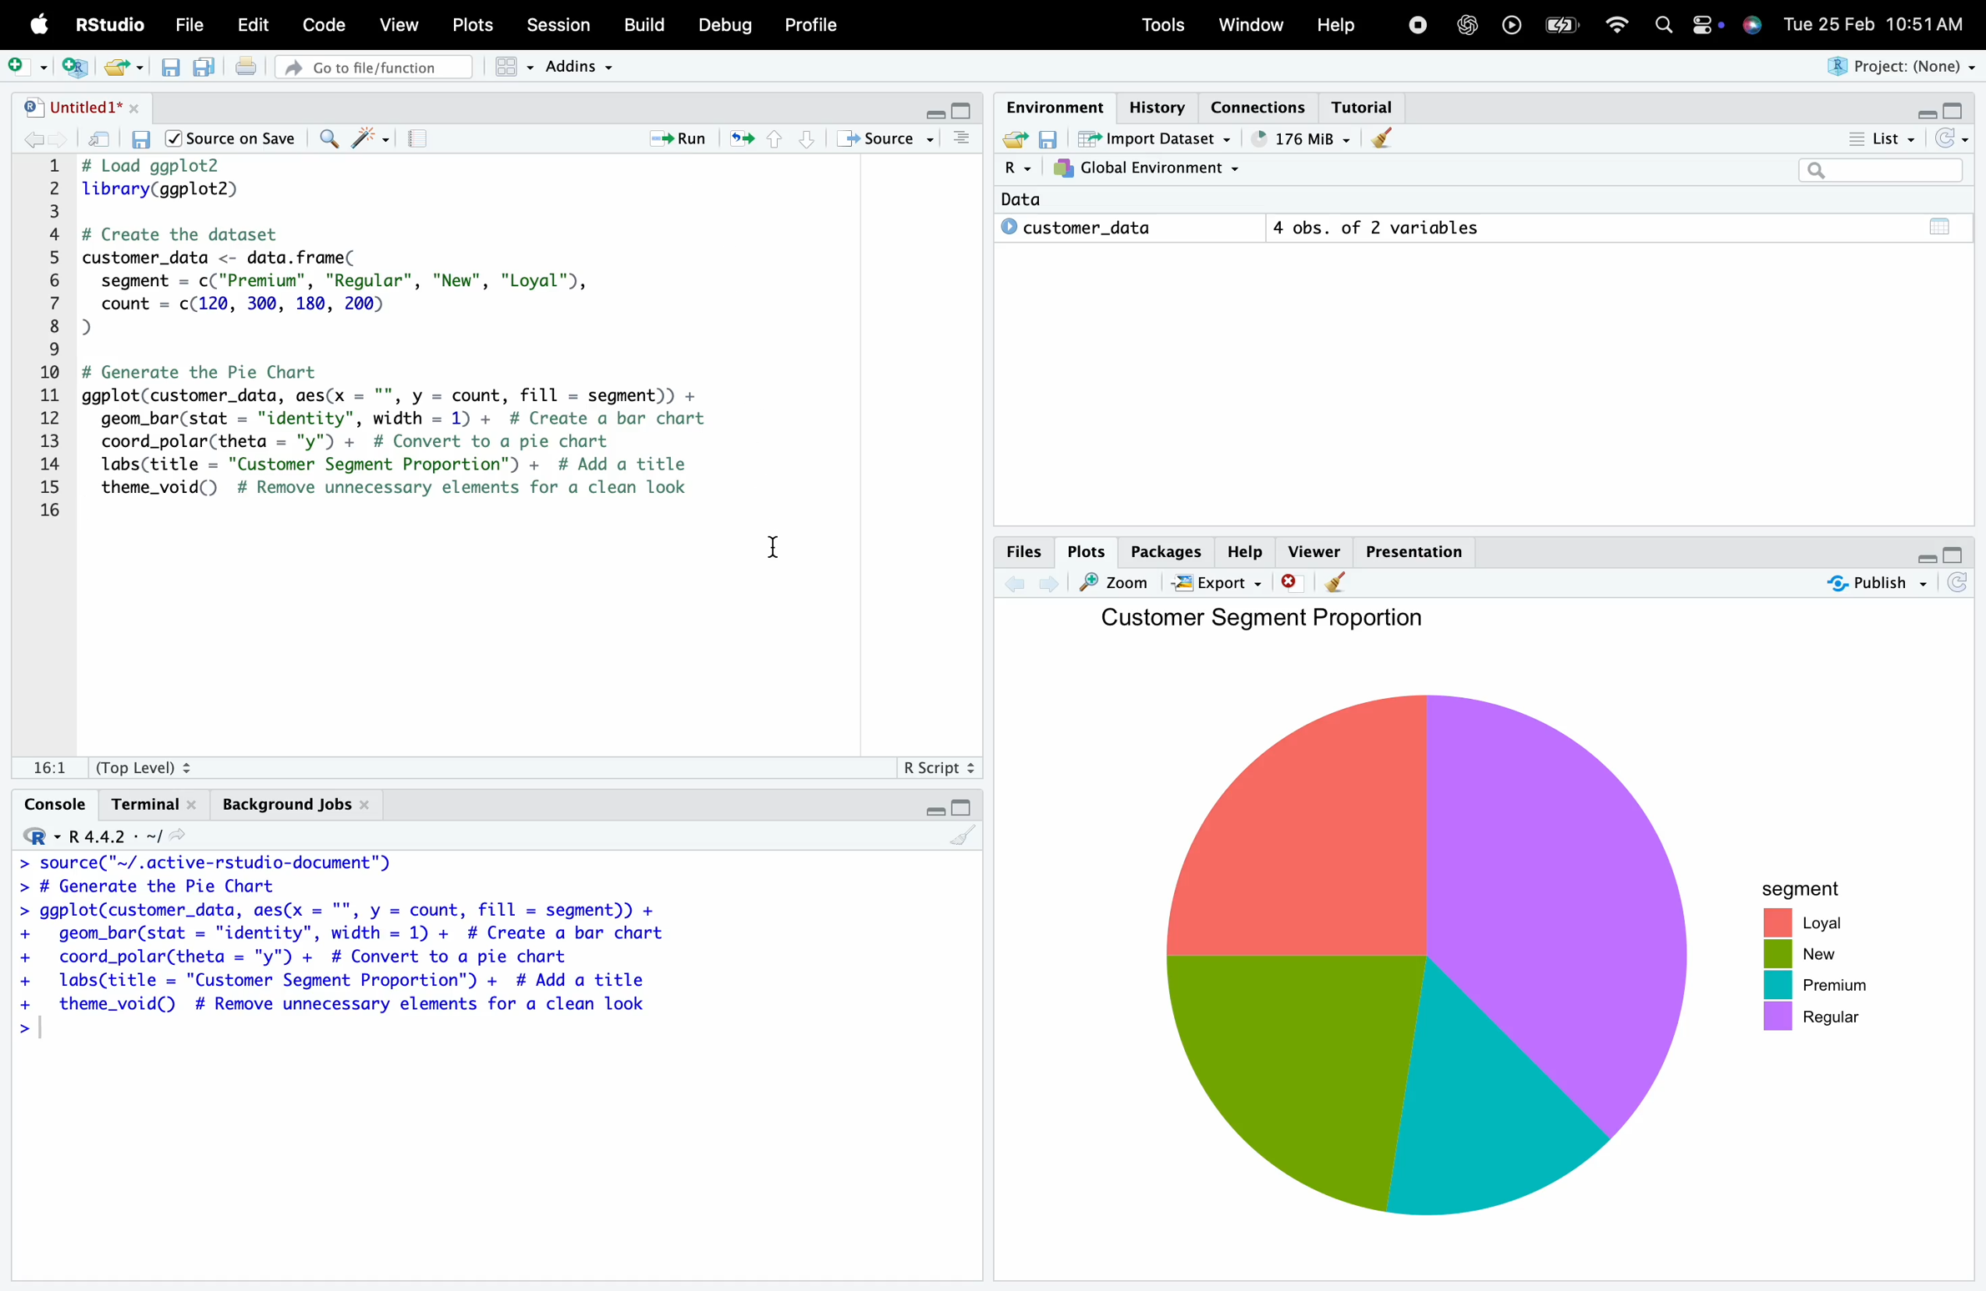 The width and height of the screenshot is (1986, 1291). Describe the element at coordinates (1875, 137) in the screenshot. I see `List` at that location.